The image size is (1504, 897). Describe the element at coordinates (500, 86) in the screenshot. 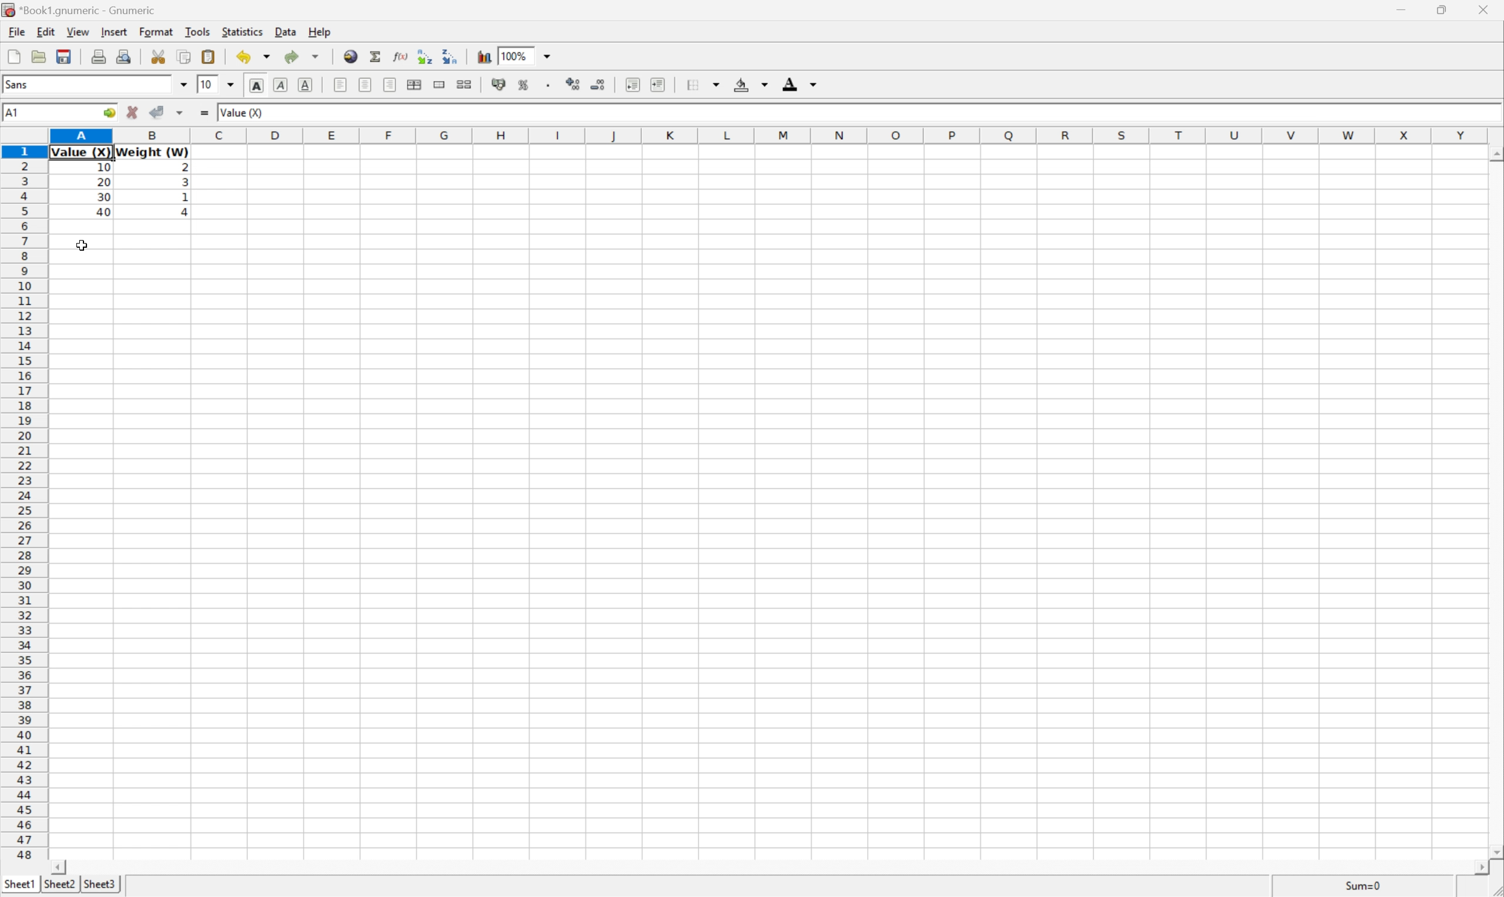

I see `Format selection as accounting` at that location.